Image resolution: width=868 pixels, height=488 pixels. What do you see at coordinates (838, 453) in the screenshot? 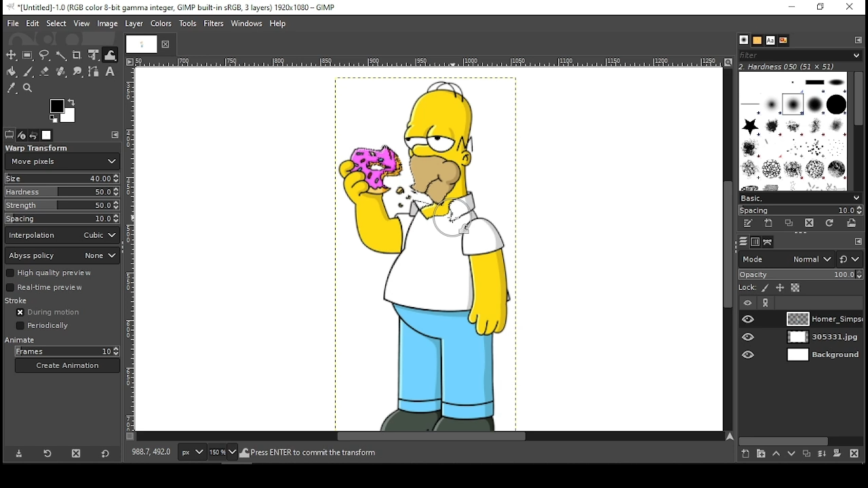
I see `add mask` at bounding box center [838, 453].